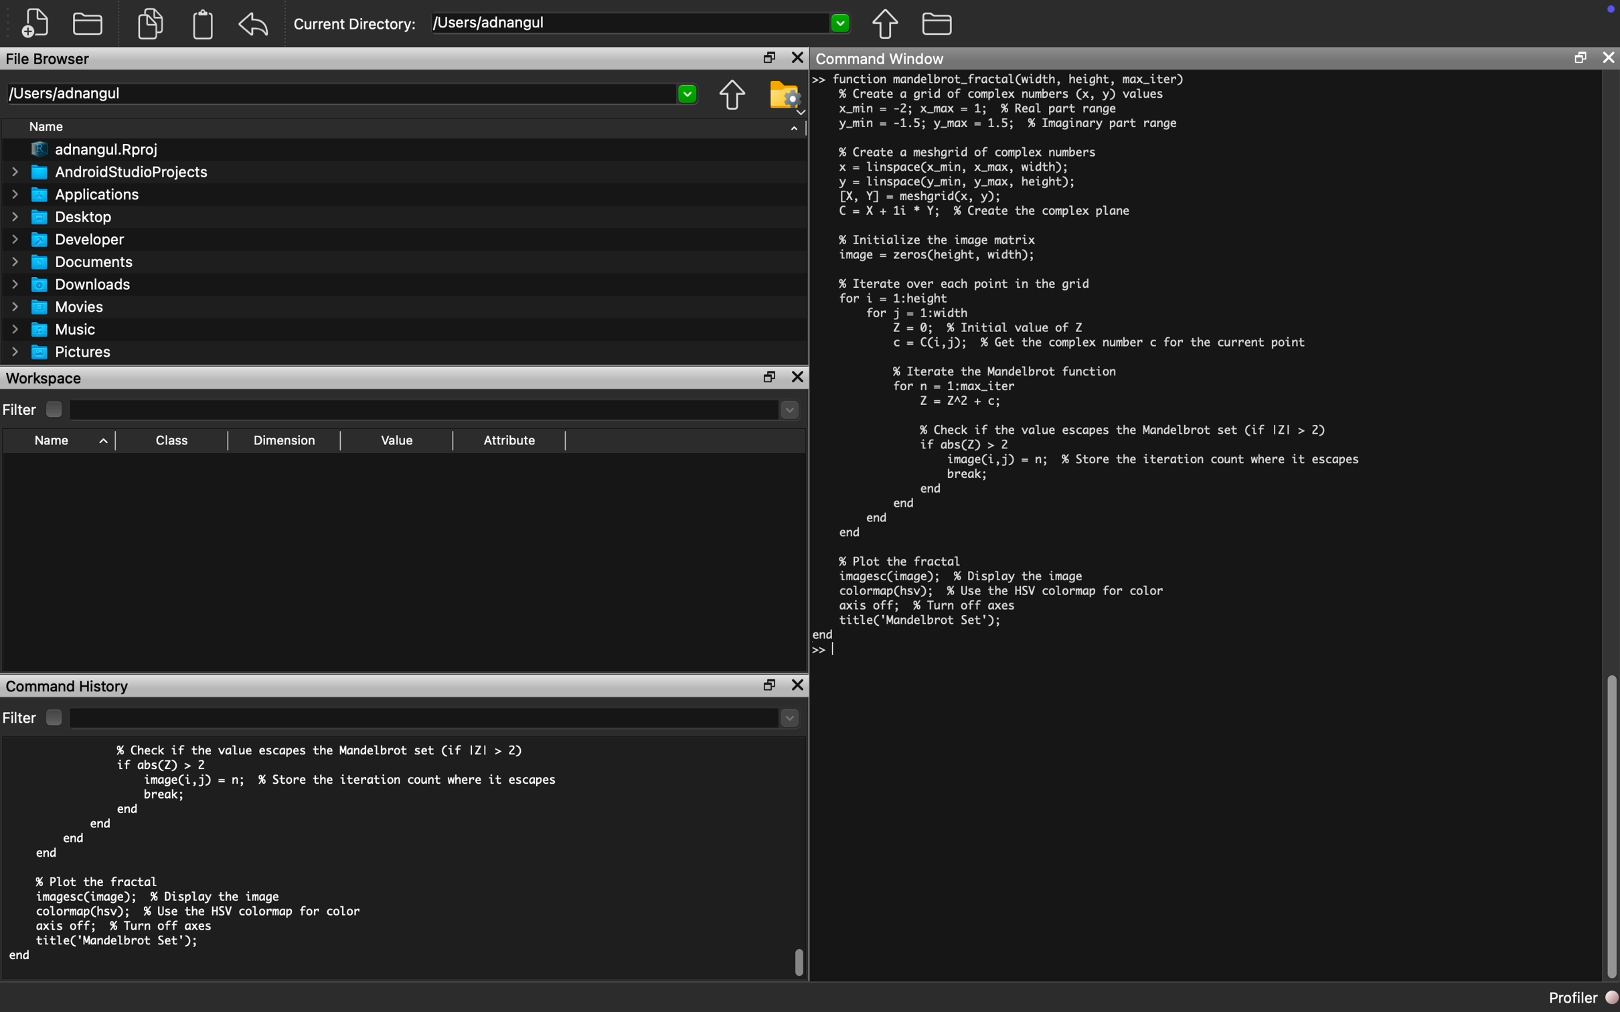  Describe the element at coordinates (48, 378) in the screenshot. I see `Workspace` at that location.